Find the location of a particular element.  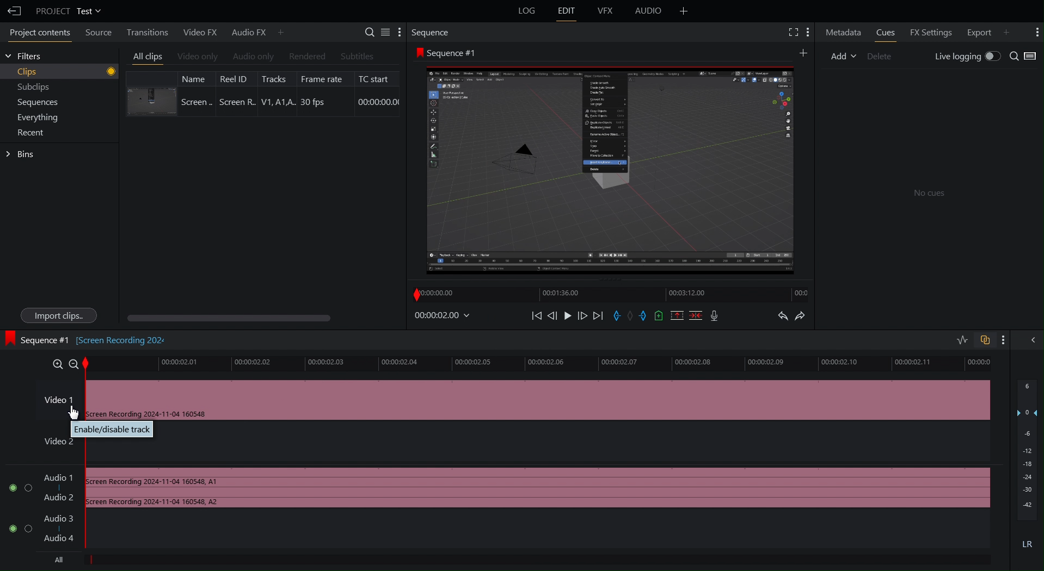

Search is located at coordinates (1025, 57).